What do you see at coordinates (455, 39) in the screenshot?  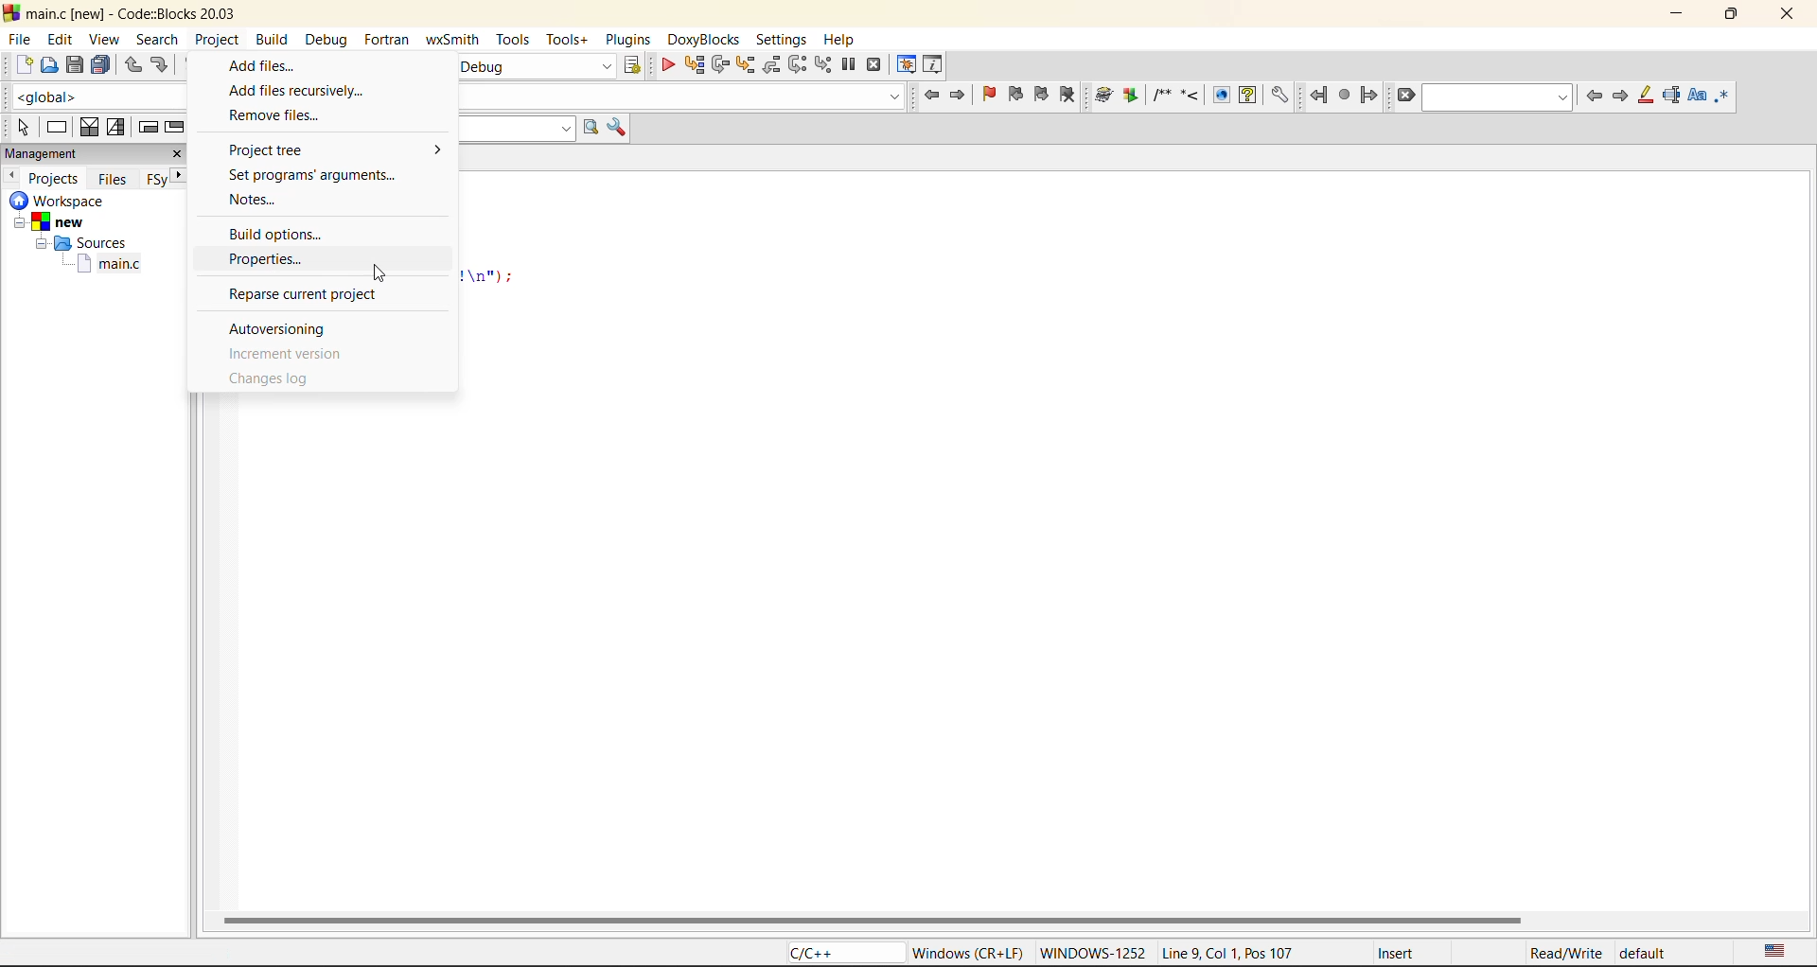 I see `wxsmith` at bounding box center [455, 39].